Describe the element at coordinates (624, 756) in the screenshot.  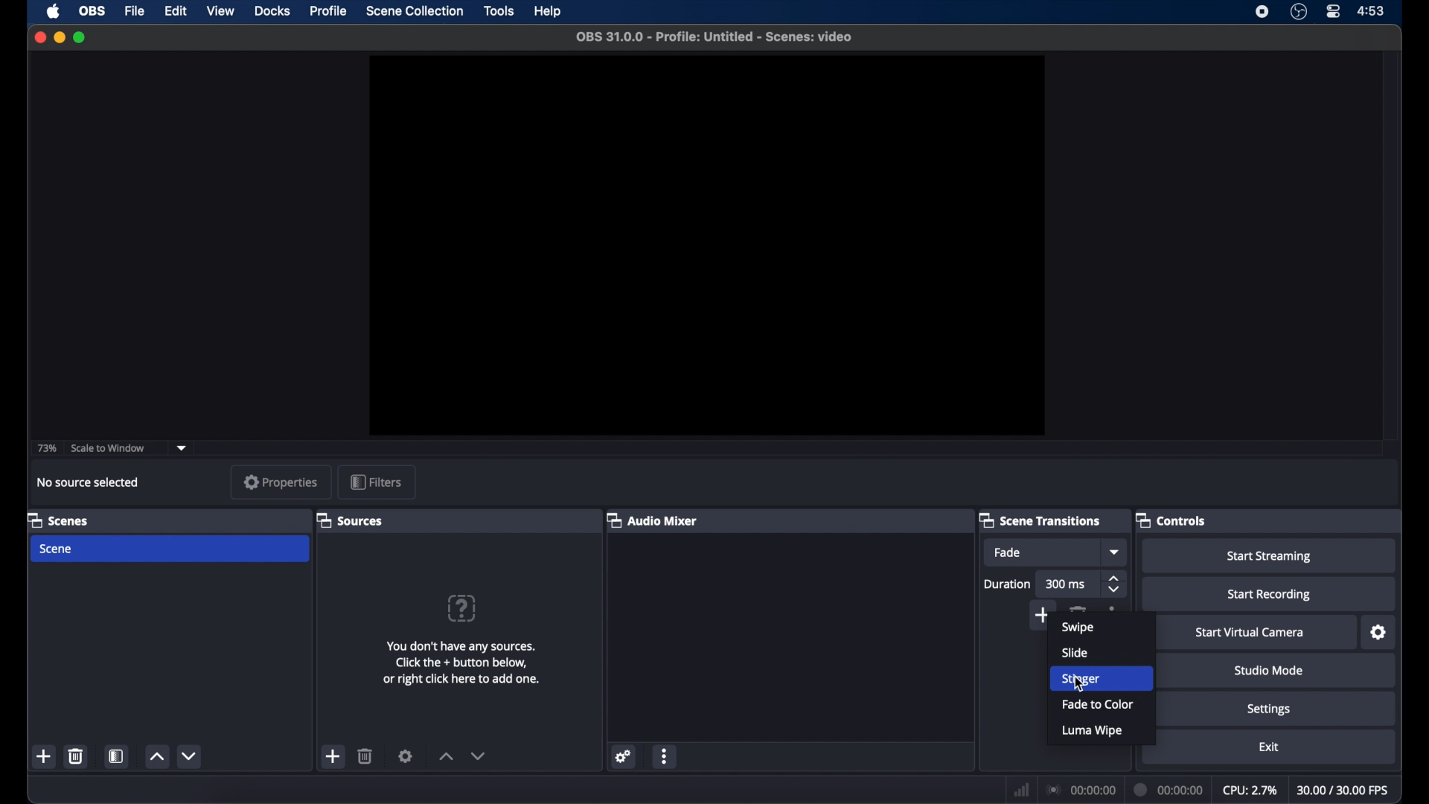
I see `settings` at that location.